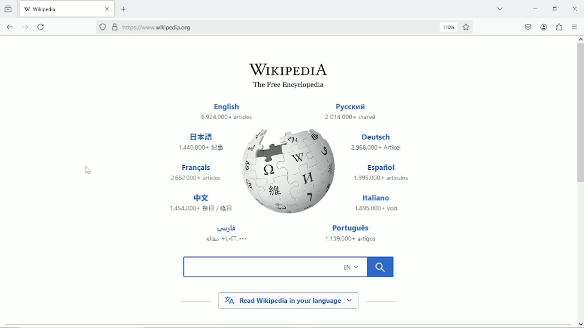 This screenshot has height=328, width=584. Describe the element at coordinates (288, 268) in the screenshot. I see `search` at that location.